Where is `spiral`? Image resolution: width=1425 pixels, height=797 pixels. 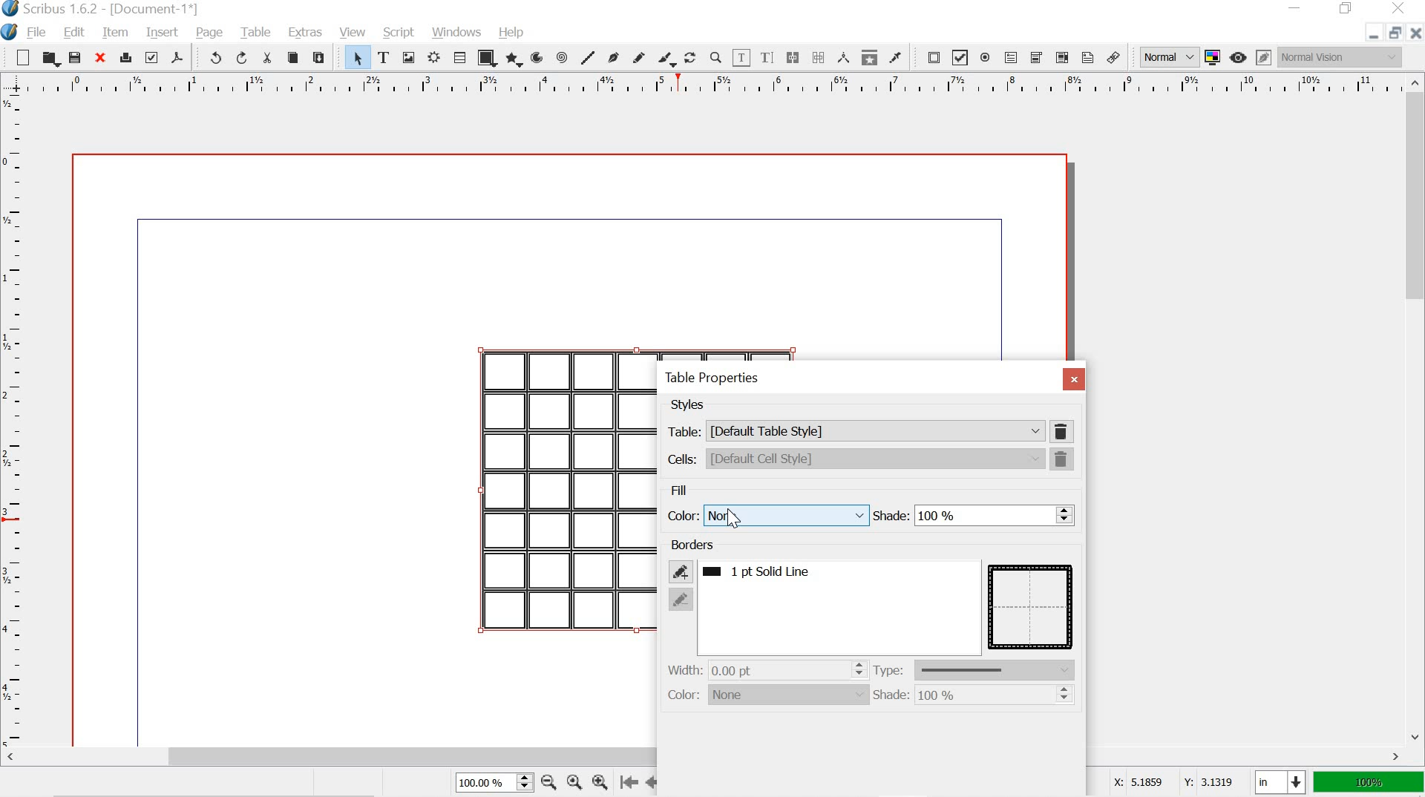 spiral is located at coordinates (560, 57).